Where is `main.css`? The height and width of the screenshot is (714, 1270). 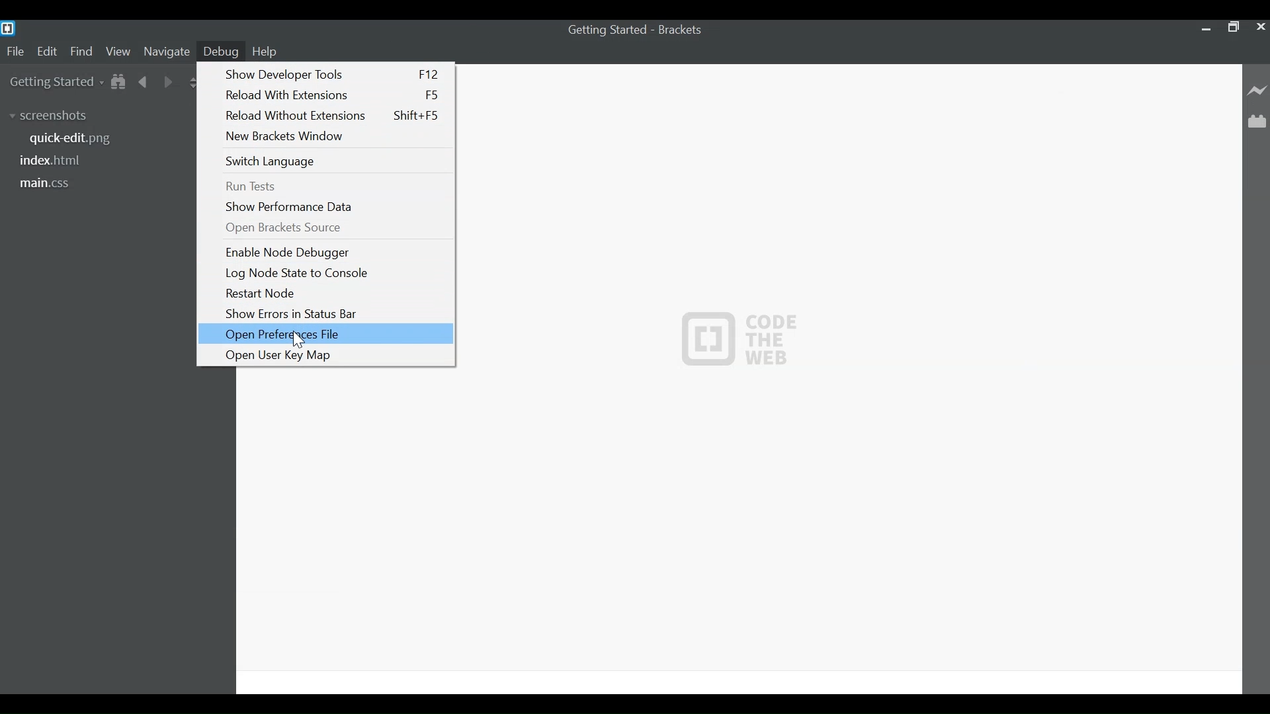 main.css is located at coordinates (48, 184).